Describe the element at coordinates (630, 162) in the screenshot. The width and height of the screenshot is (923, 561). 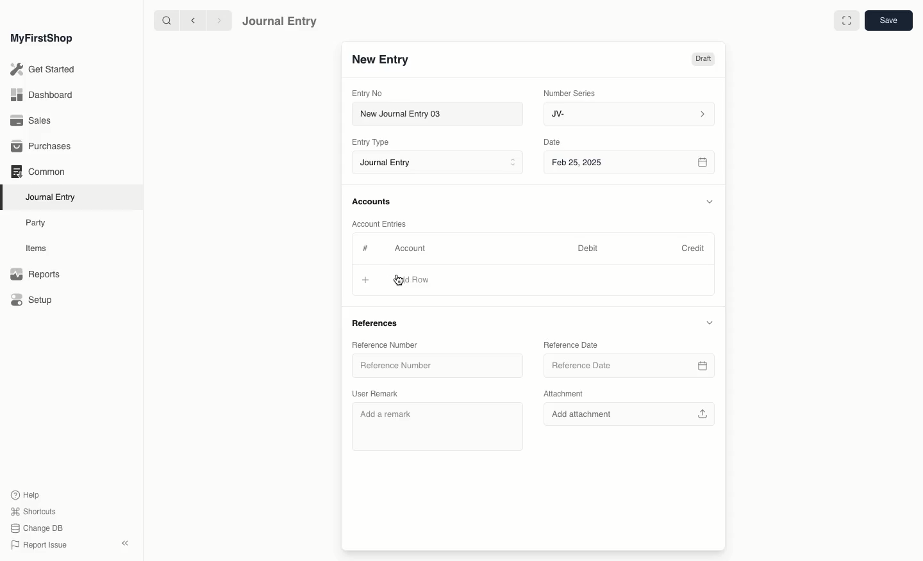
I see `Feb 25, 2025 8` at that location.